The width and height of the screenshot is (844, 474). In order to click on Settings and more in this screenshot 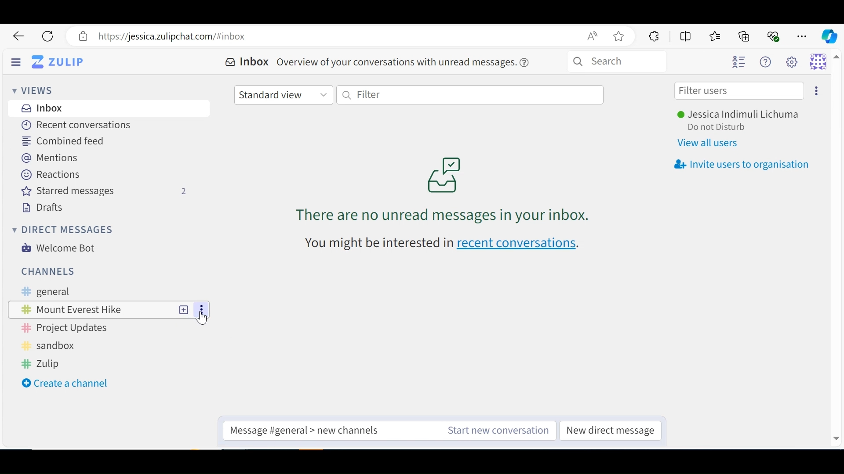, I will do `click(803, 35)`.